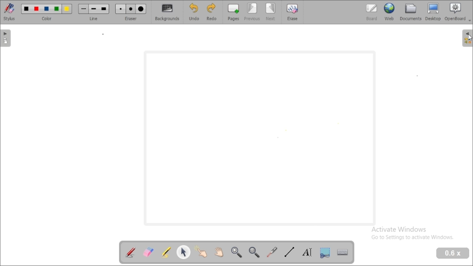 The width and height of the screenshot is (473, 266). I want to click on select and modify objects, so click(184, 252).